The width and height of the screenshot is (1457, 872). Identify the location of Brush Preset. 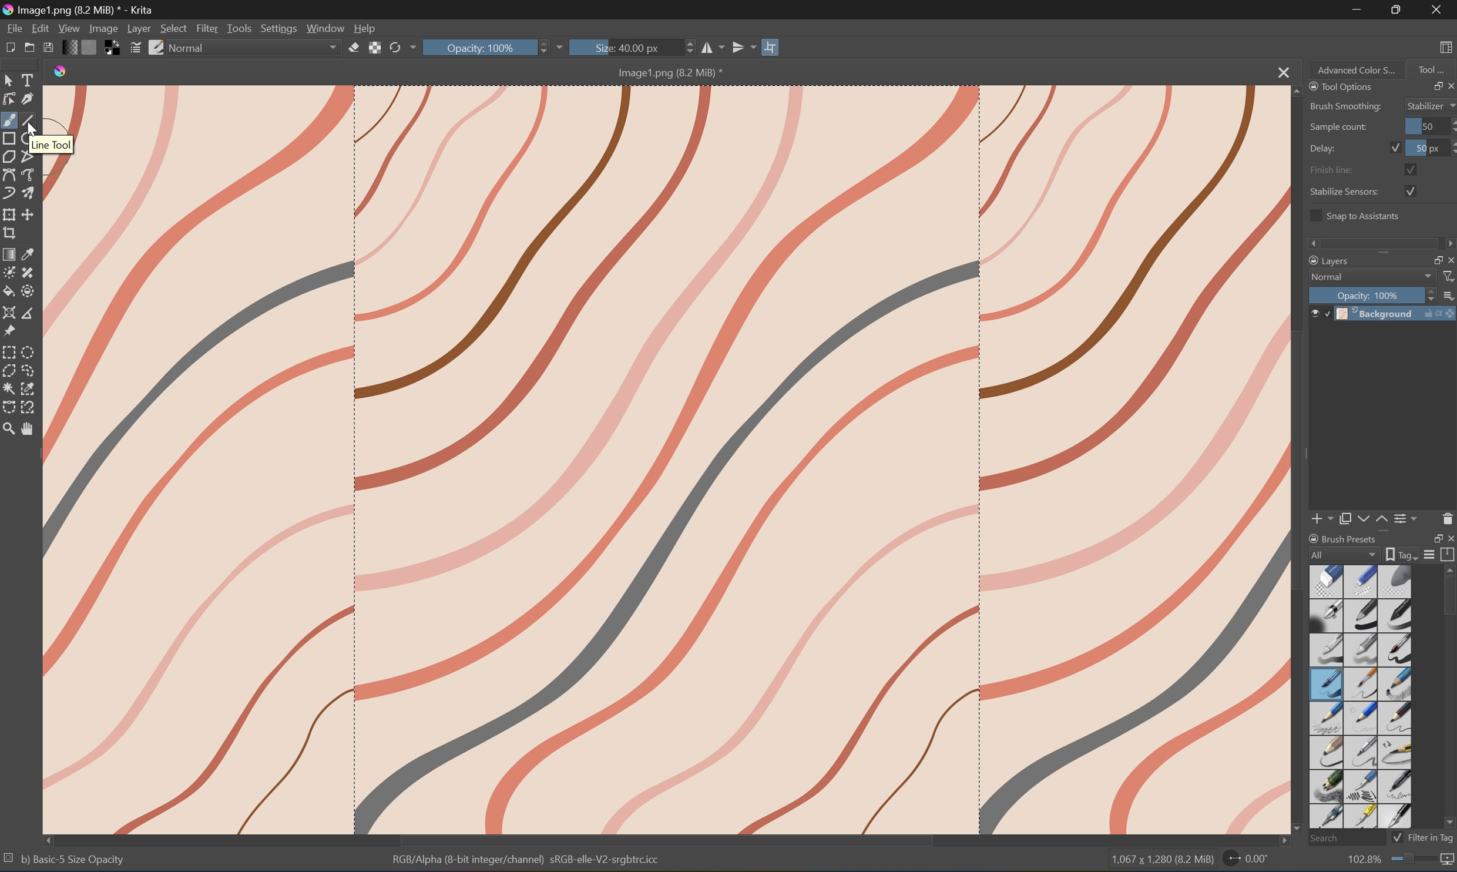
(1343, 536).